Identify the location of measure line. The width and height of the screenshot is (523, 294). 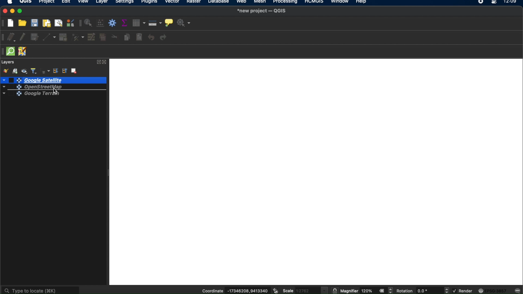
(156, 23).